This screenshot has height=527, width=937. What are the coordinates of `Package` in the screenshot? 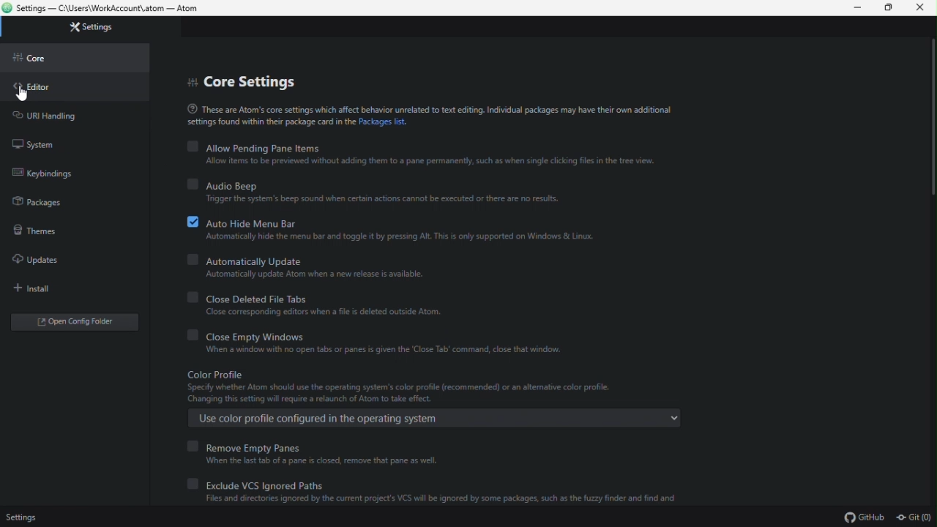 It's located at (52, 206).